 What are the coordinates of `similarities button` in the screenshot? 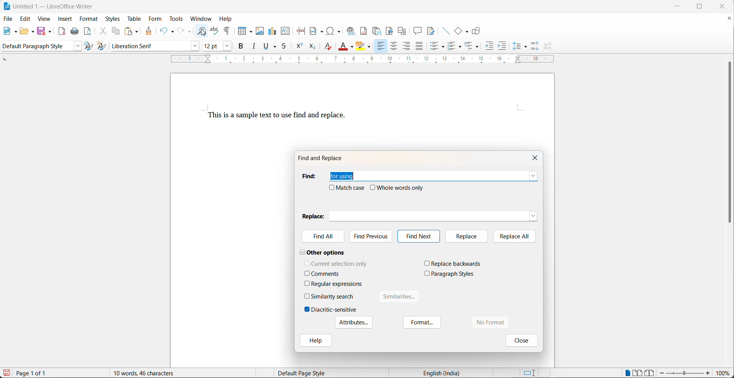 It's located at (399, 297).